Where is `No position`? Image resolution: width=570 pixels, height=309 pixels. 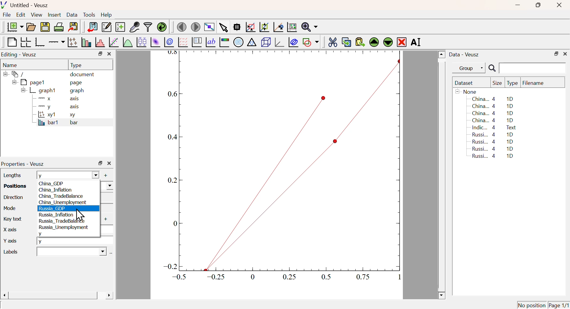 No position is located at coordinates (532, 305).